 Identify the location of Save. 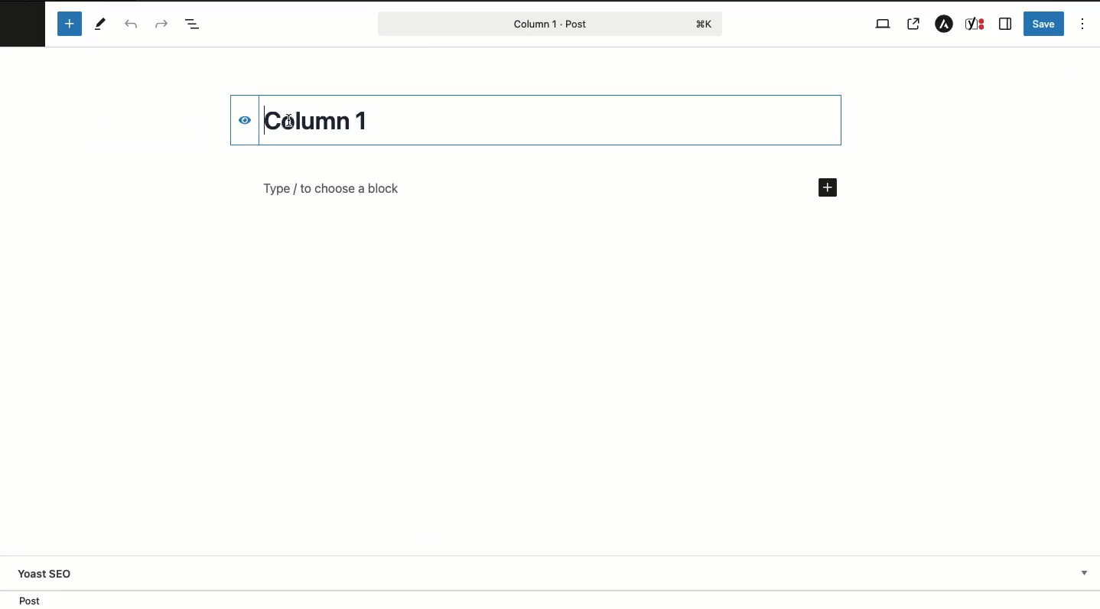
(1044, 23).